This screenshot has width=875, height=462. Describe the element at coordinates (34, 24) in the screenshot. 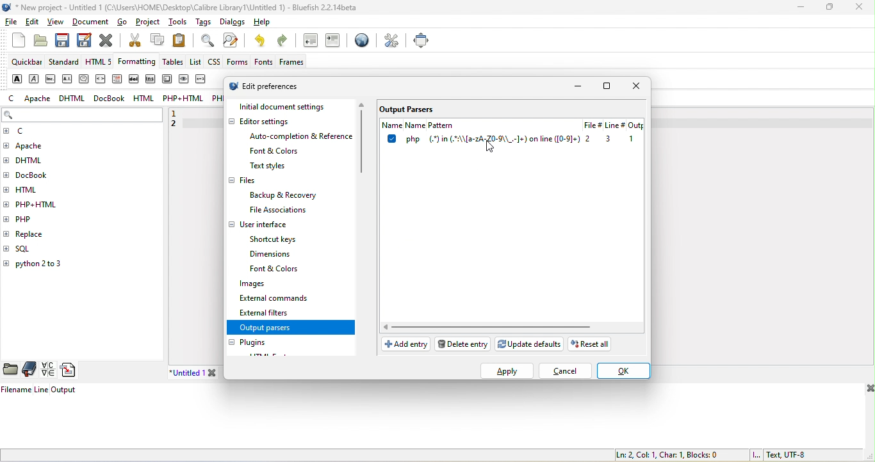

I see `edit` at that location.